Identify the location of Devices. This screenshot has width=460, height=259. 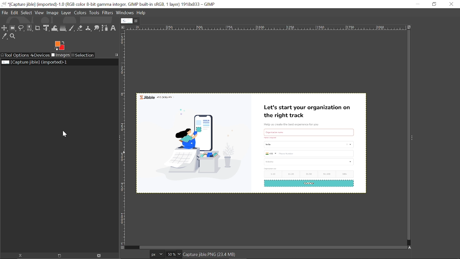
(40, 55).